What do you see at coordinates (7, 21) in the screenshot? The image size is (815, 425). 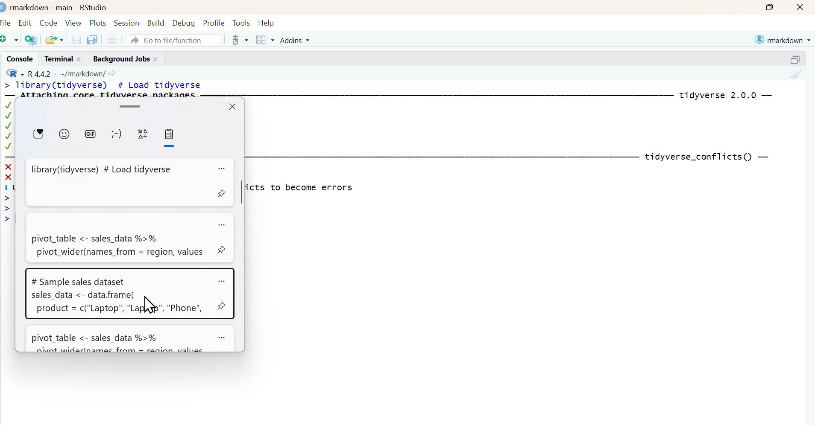 I see `File` at bounding box center [7, 21].